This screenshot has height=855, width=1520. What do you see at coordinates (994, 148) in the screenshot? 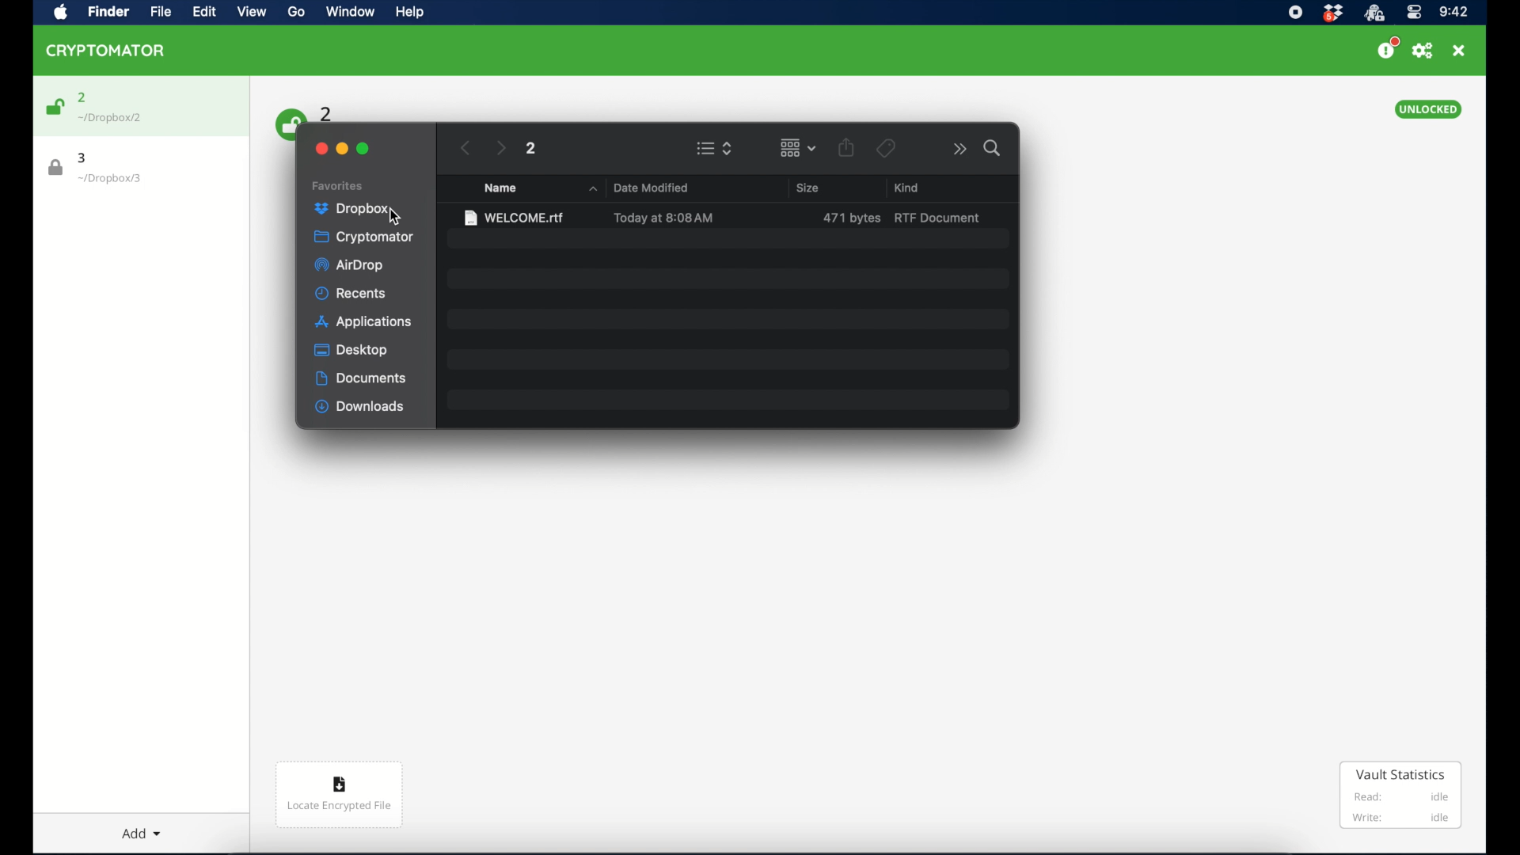
I see `search` at bounding box center [994, 148].